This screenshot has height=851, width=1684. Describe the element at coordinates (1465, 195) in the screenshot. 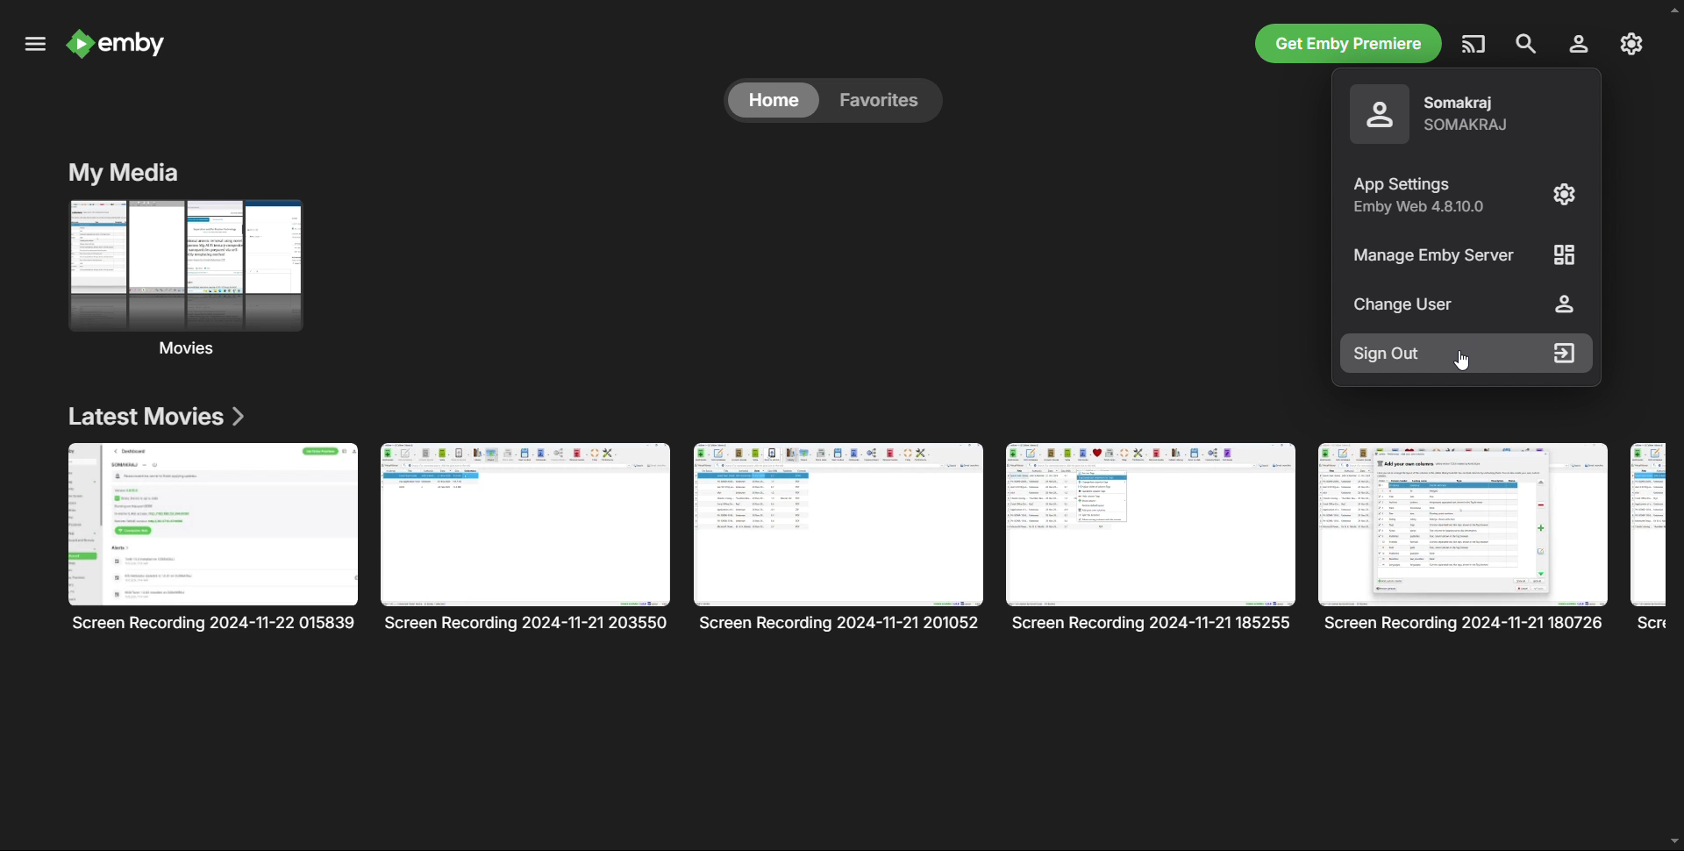

I see `app settings` at that location.